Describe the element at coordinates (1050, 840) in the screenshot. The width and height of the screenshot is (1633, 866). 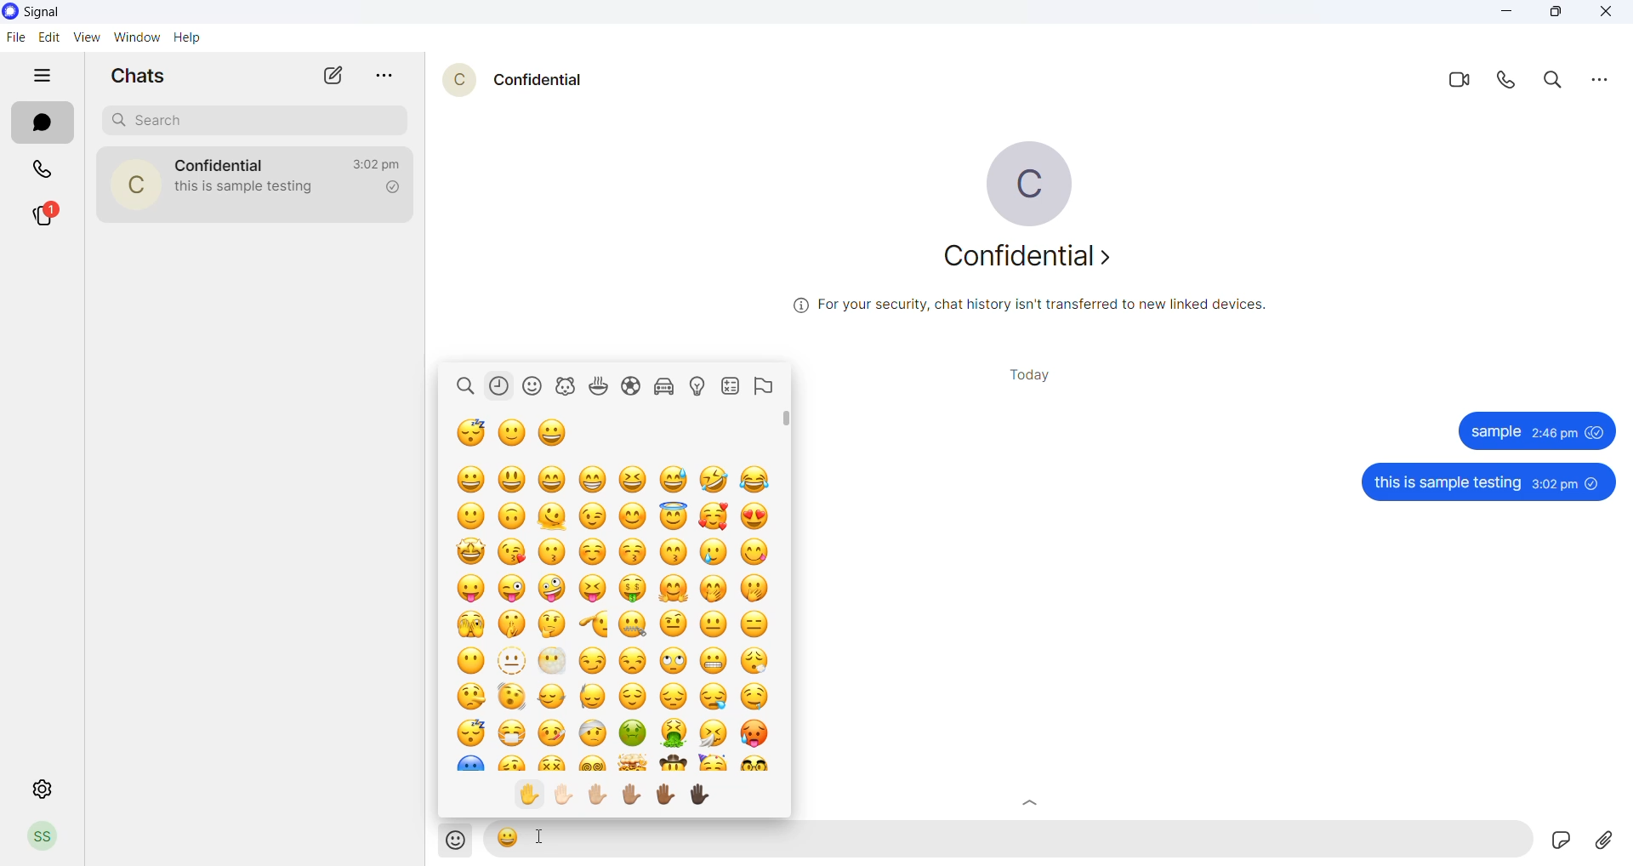
I see `message text area` at that location.